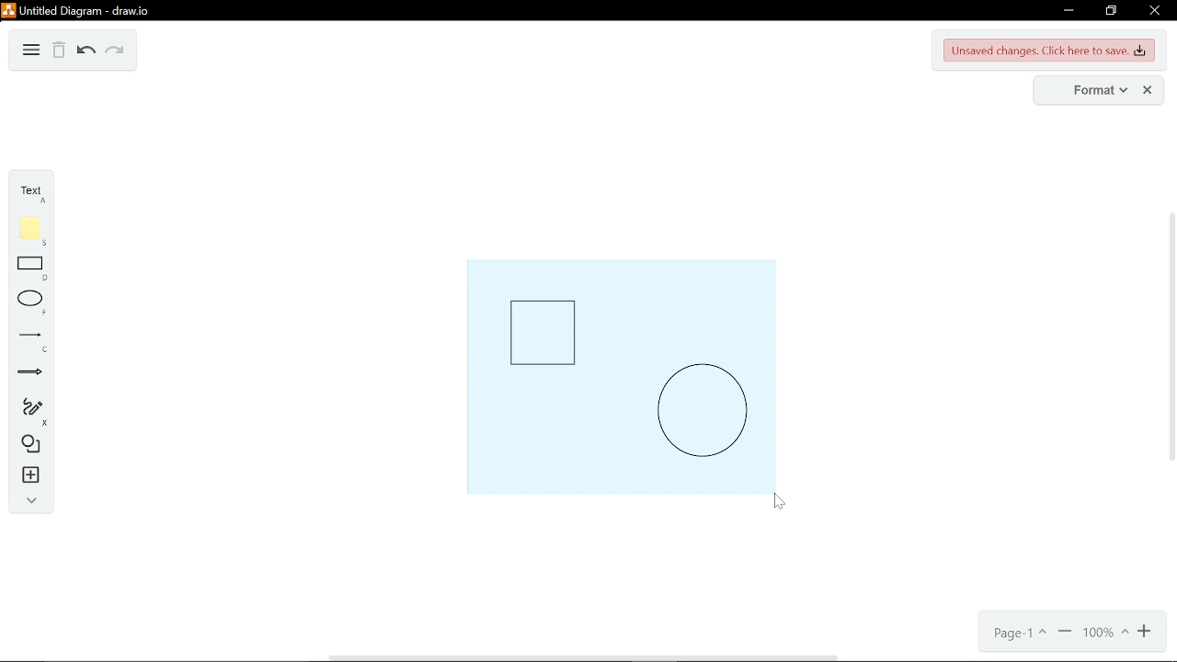  What do you see at coordinates (1106, 633) in the screenshot?
I see `current zoom` at bounding box center [1106, 633].